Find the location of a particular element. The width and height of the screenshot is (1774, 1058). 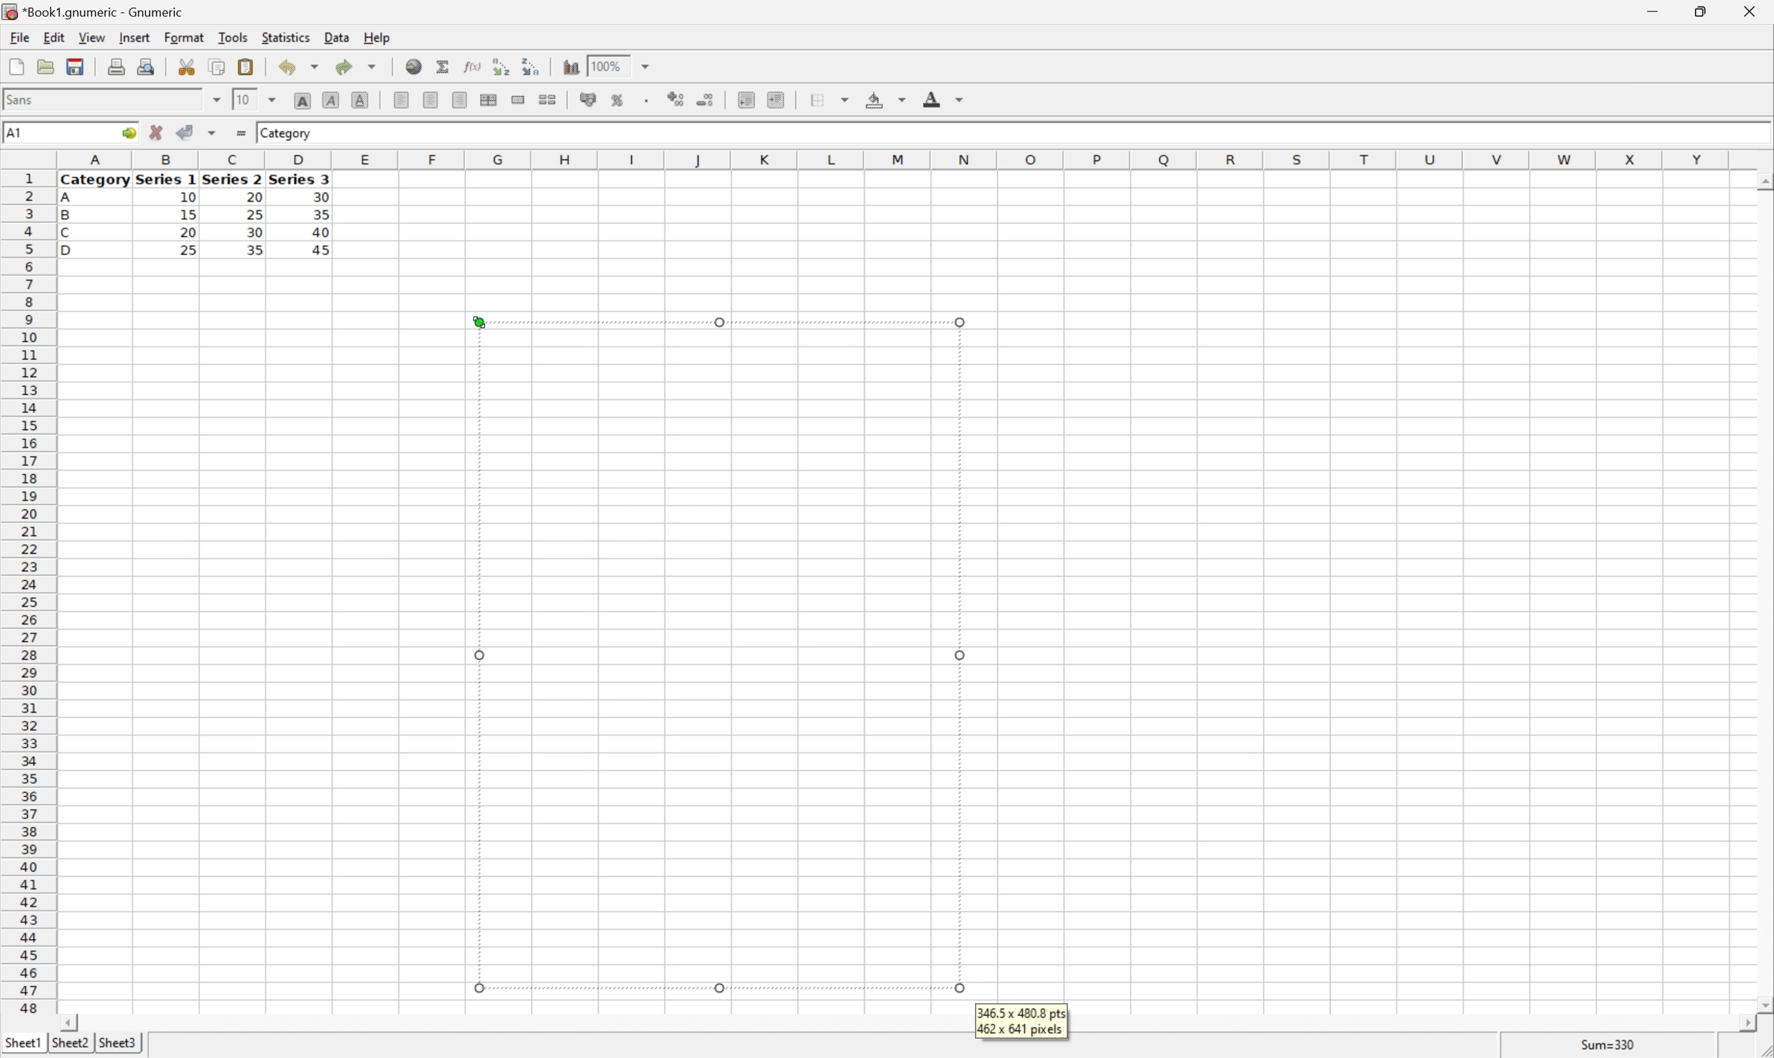

Center horizontally across selection is located at coordinates (487, 98).